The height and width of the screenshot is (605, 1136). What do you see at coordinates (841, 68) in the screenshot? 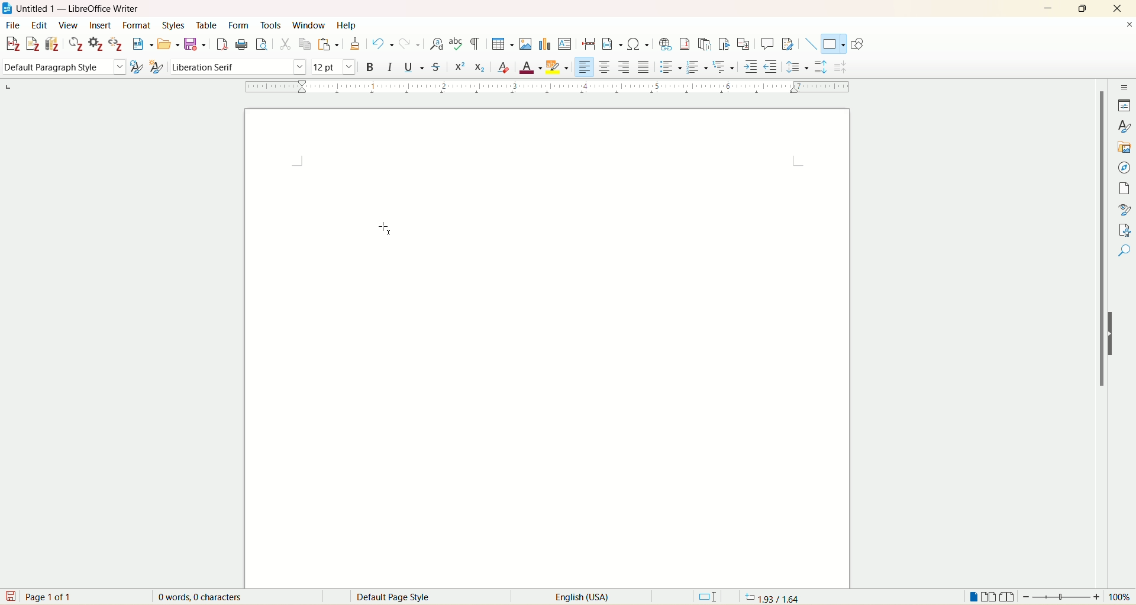
I see `decrease paragraph spacing` at bounding box center [841, 68].